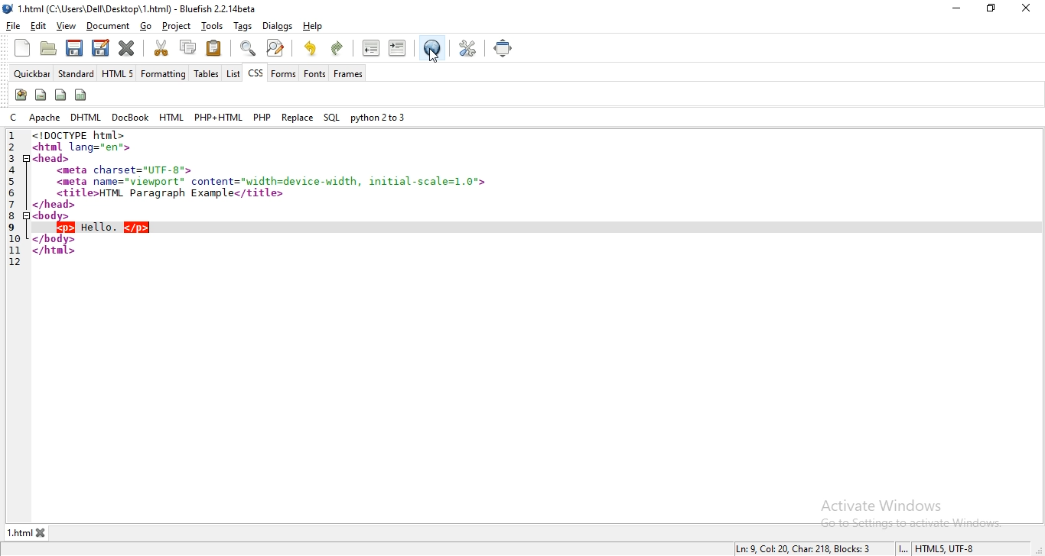 Image resolution: width=1045 pixels, height=556 pixels. Describe the element at coordinates (213, 25) in the screenshot. I see `tools` at that location.